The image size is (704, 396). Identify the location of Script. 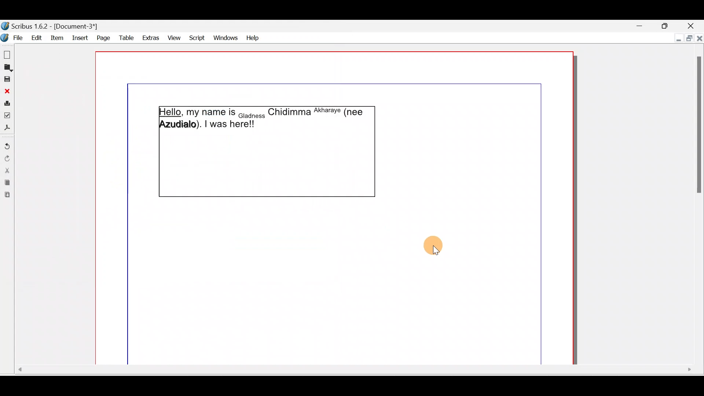
(196, 36).